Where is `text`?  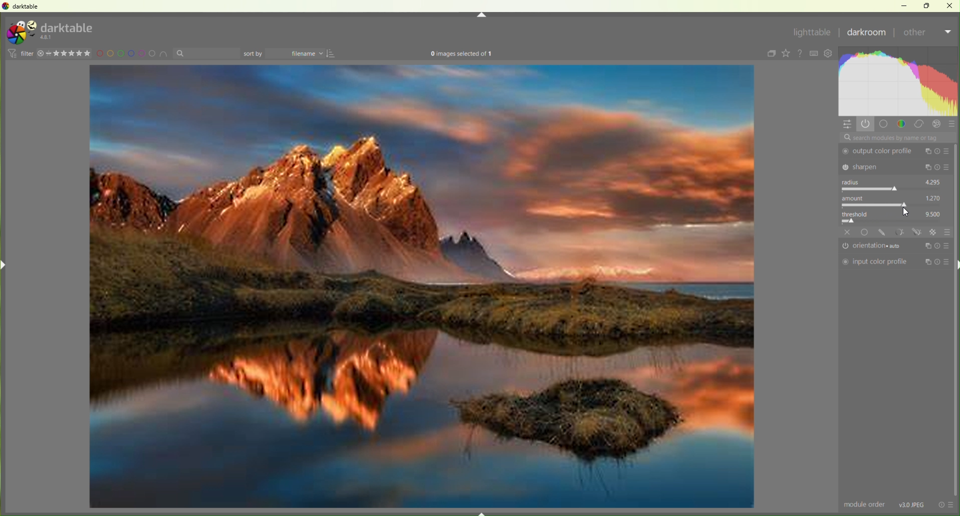
text is located at coordinates (461, 55).